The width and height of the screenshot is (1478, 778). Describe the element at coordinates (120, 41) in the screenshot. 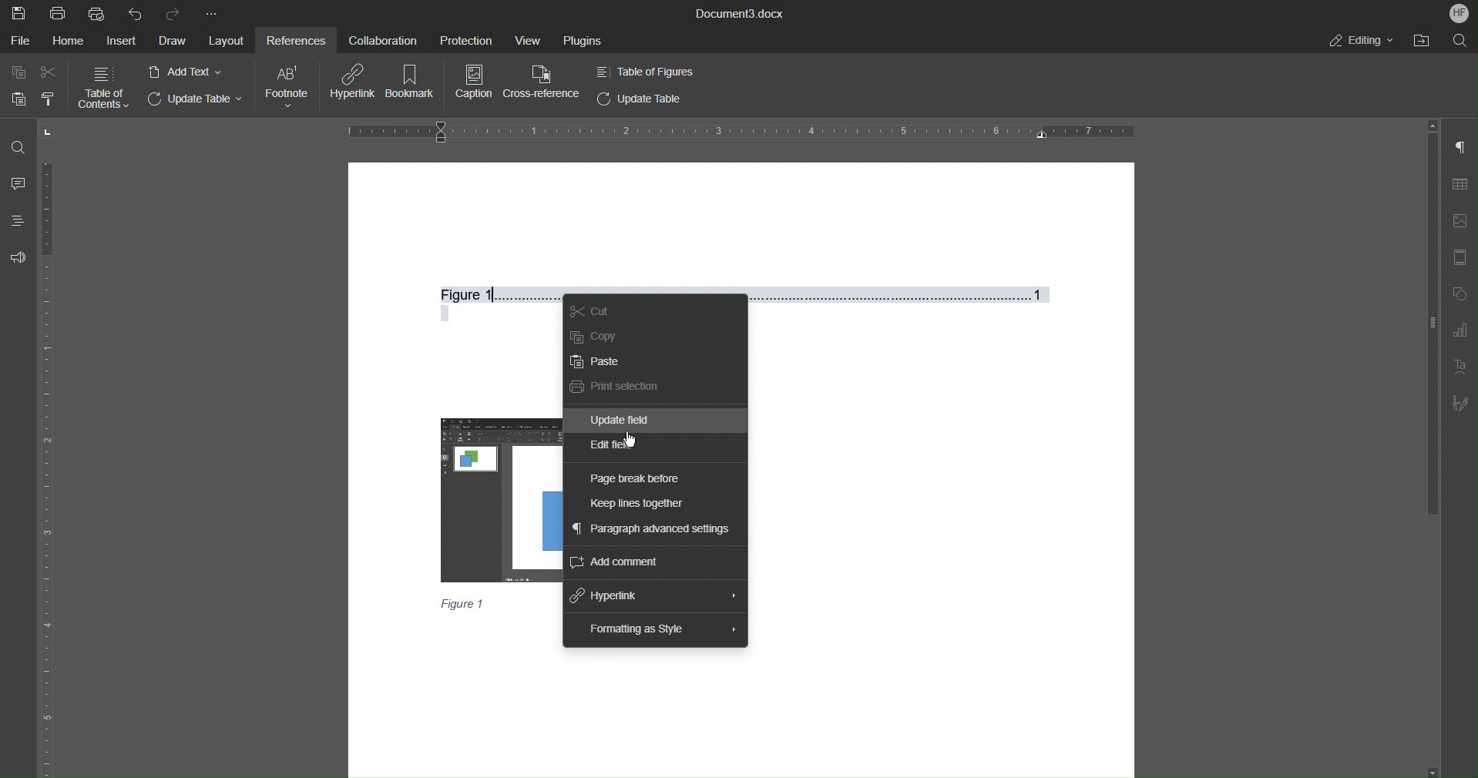

I see `Insert` at that location.